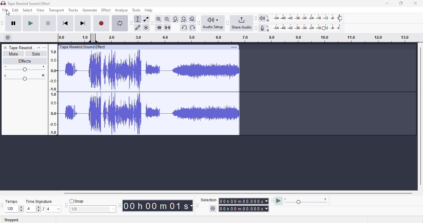  What do you see at coordinates (387, 3) in the screenshot?
I see `minimize` at bounding box center [387, 3].